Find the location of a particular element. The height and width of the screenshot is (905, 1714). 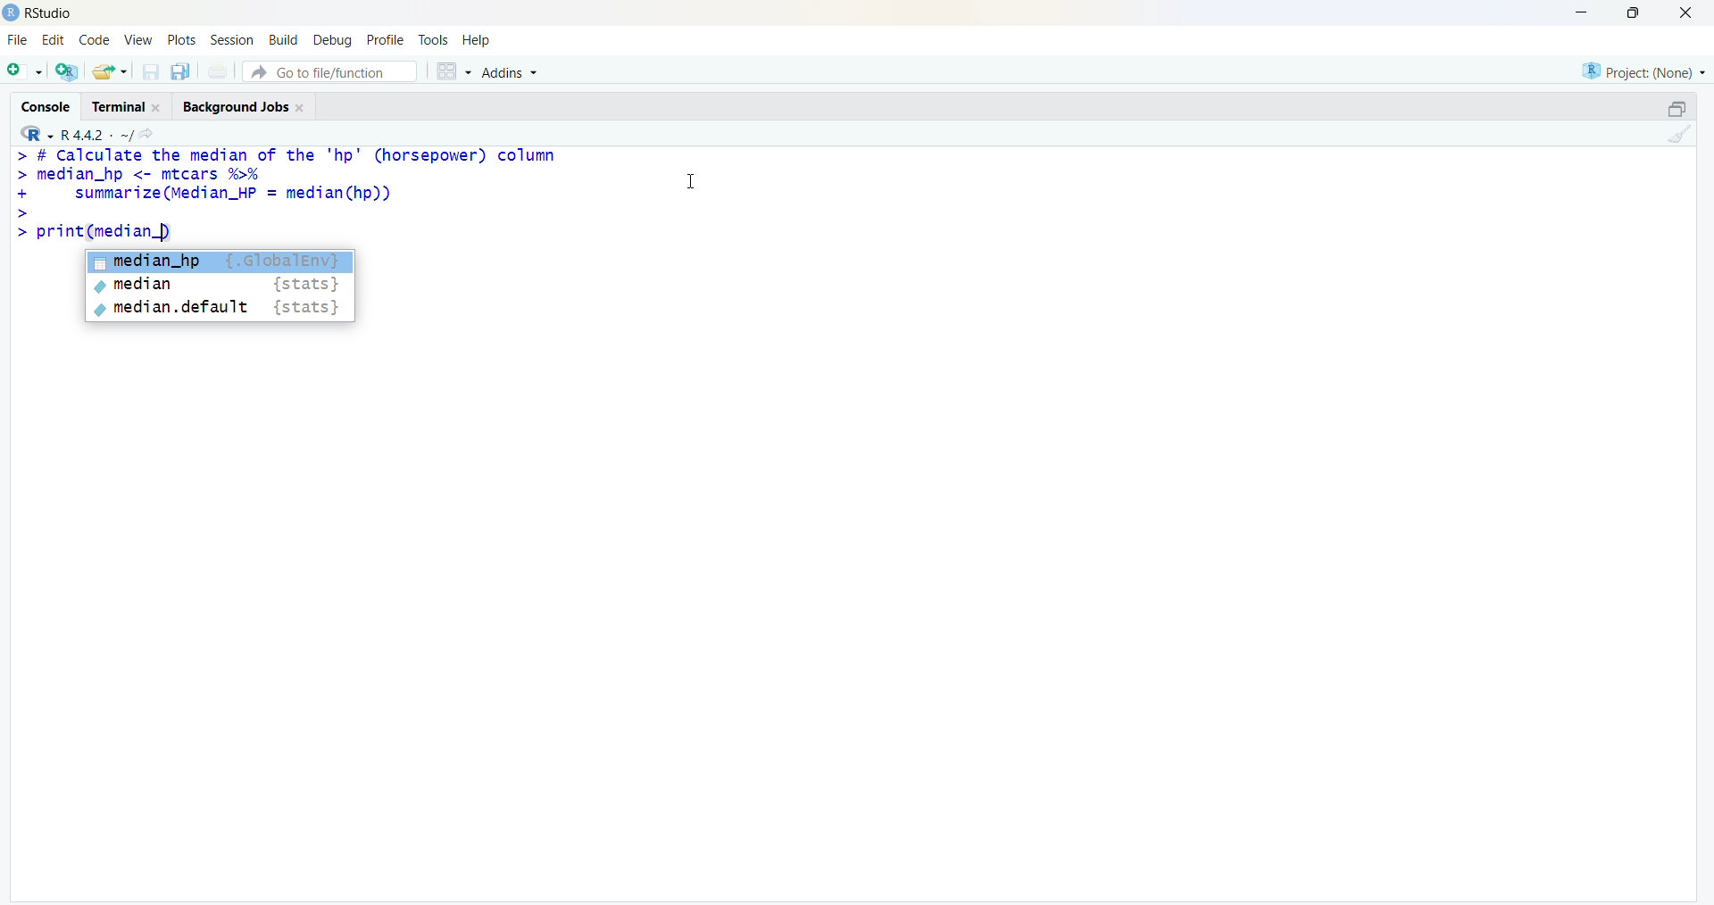

profile is located at coordinates (386, 40).